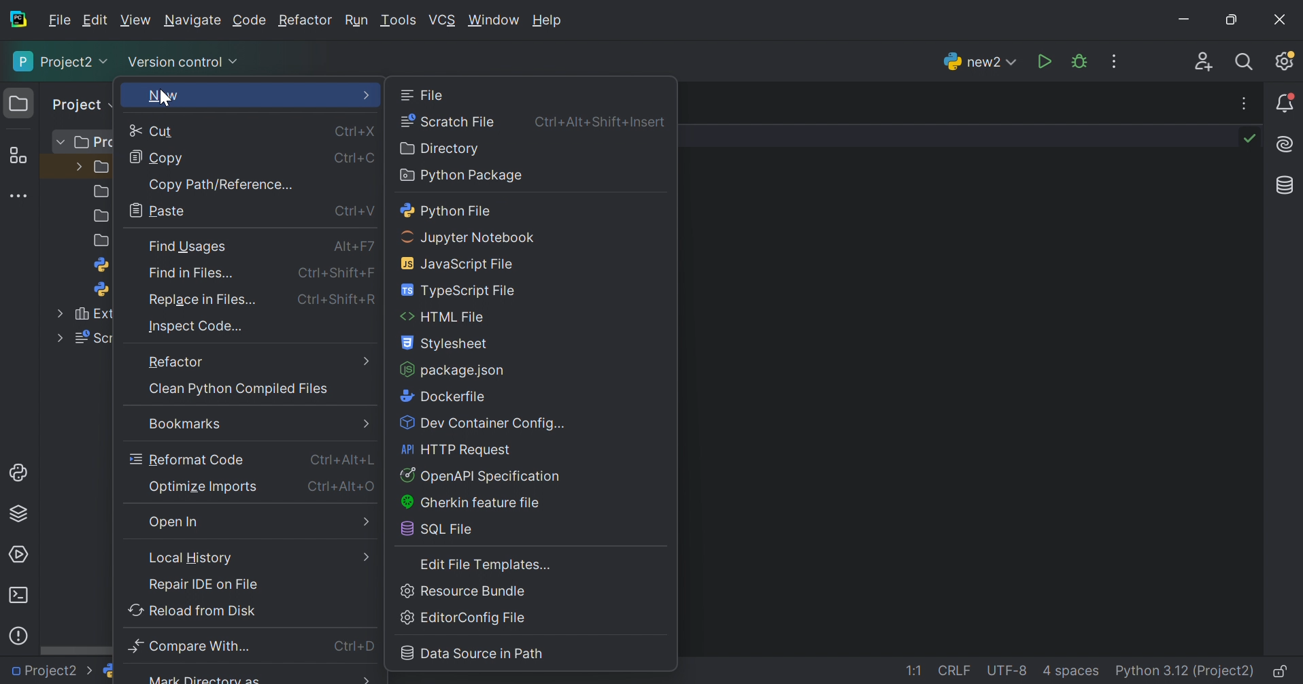  What do you see at coordinates (156, 159) in the screenshot?
I see `Copy` at bounding box center [156, 159].